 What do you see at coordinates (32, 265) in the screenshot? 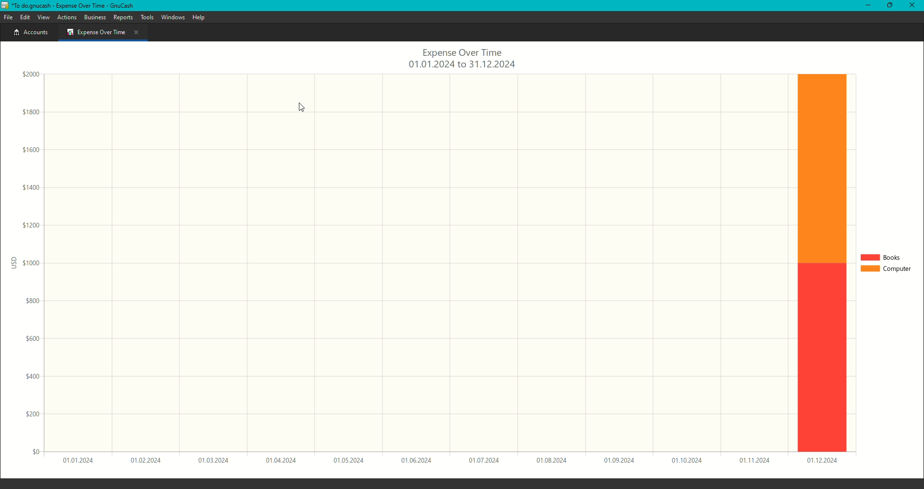
I see `Amount in USD` at bounding box center [32, 265].